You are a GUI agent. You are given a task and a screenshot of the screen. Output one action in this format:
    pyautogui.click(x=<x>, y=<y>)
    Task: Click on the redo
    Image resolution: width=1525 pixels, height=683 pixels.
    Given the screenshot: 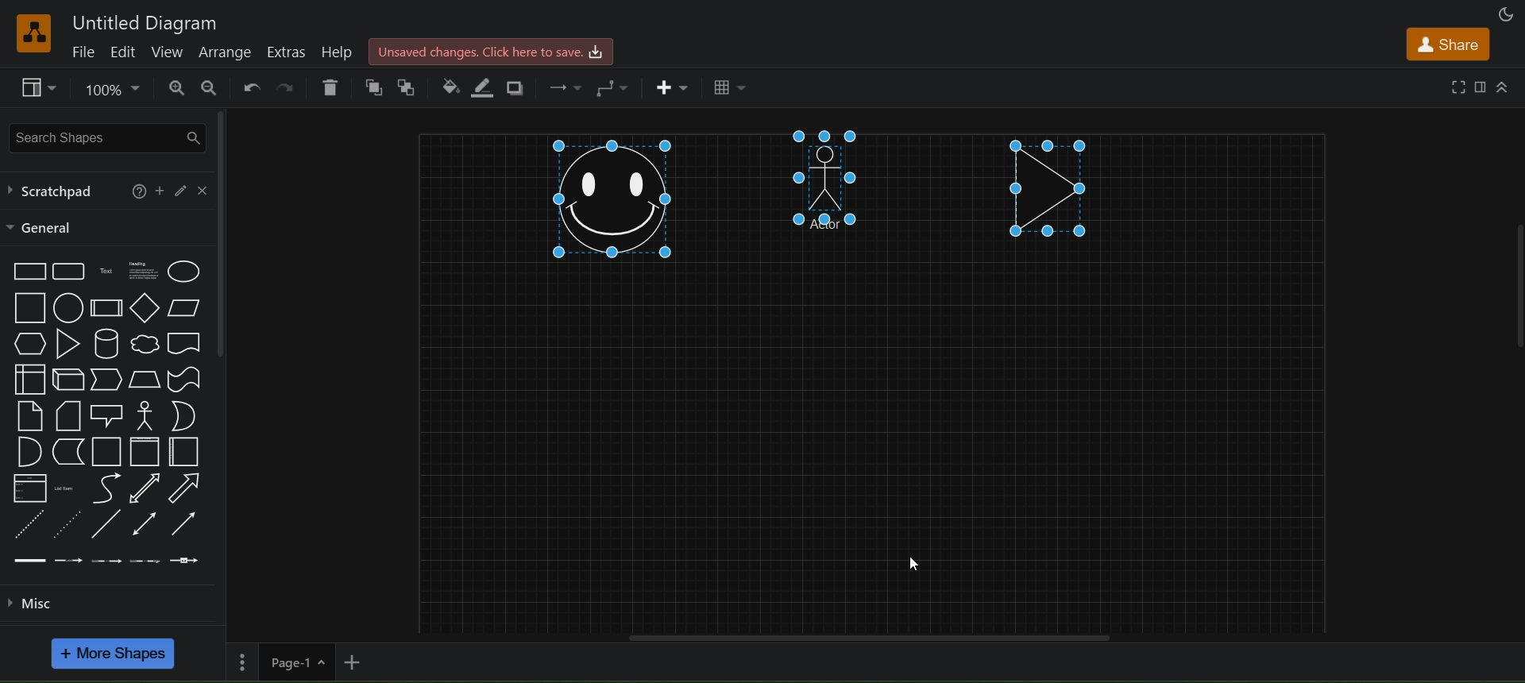 What is the action you would take?
    pyautogui.click(x=289, y=86)
    